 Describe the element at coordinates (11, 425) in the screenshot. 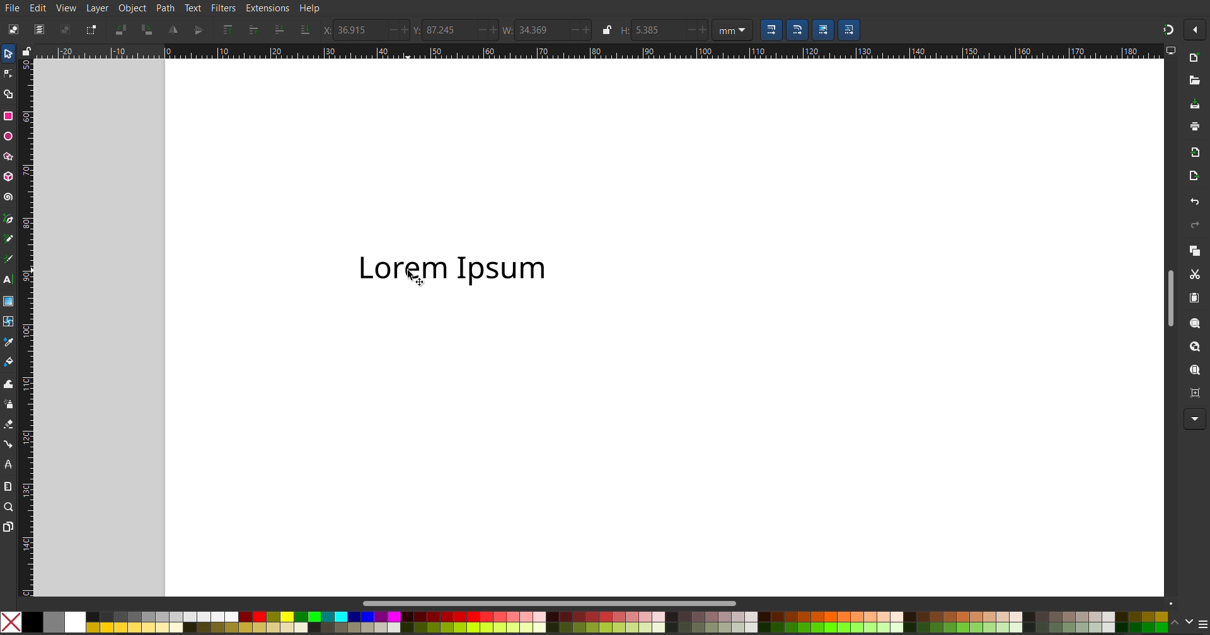

I see `Erase Tool` at that location.